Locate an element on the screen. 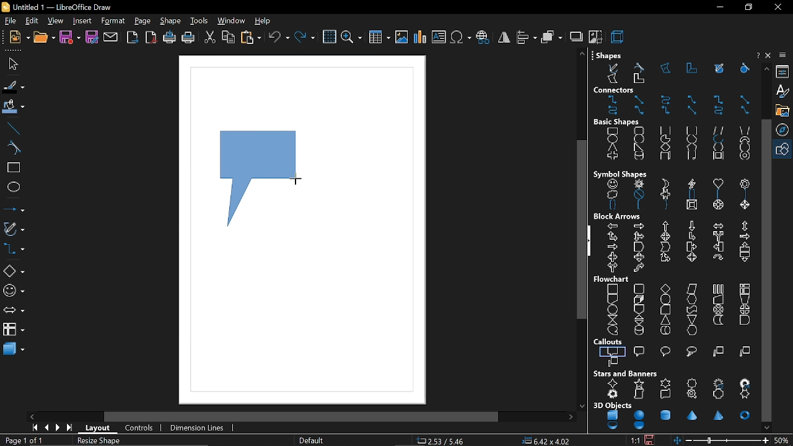  up and right arrow callout is located at coordinates (665, 258).